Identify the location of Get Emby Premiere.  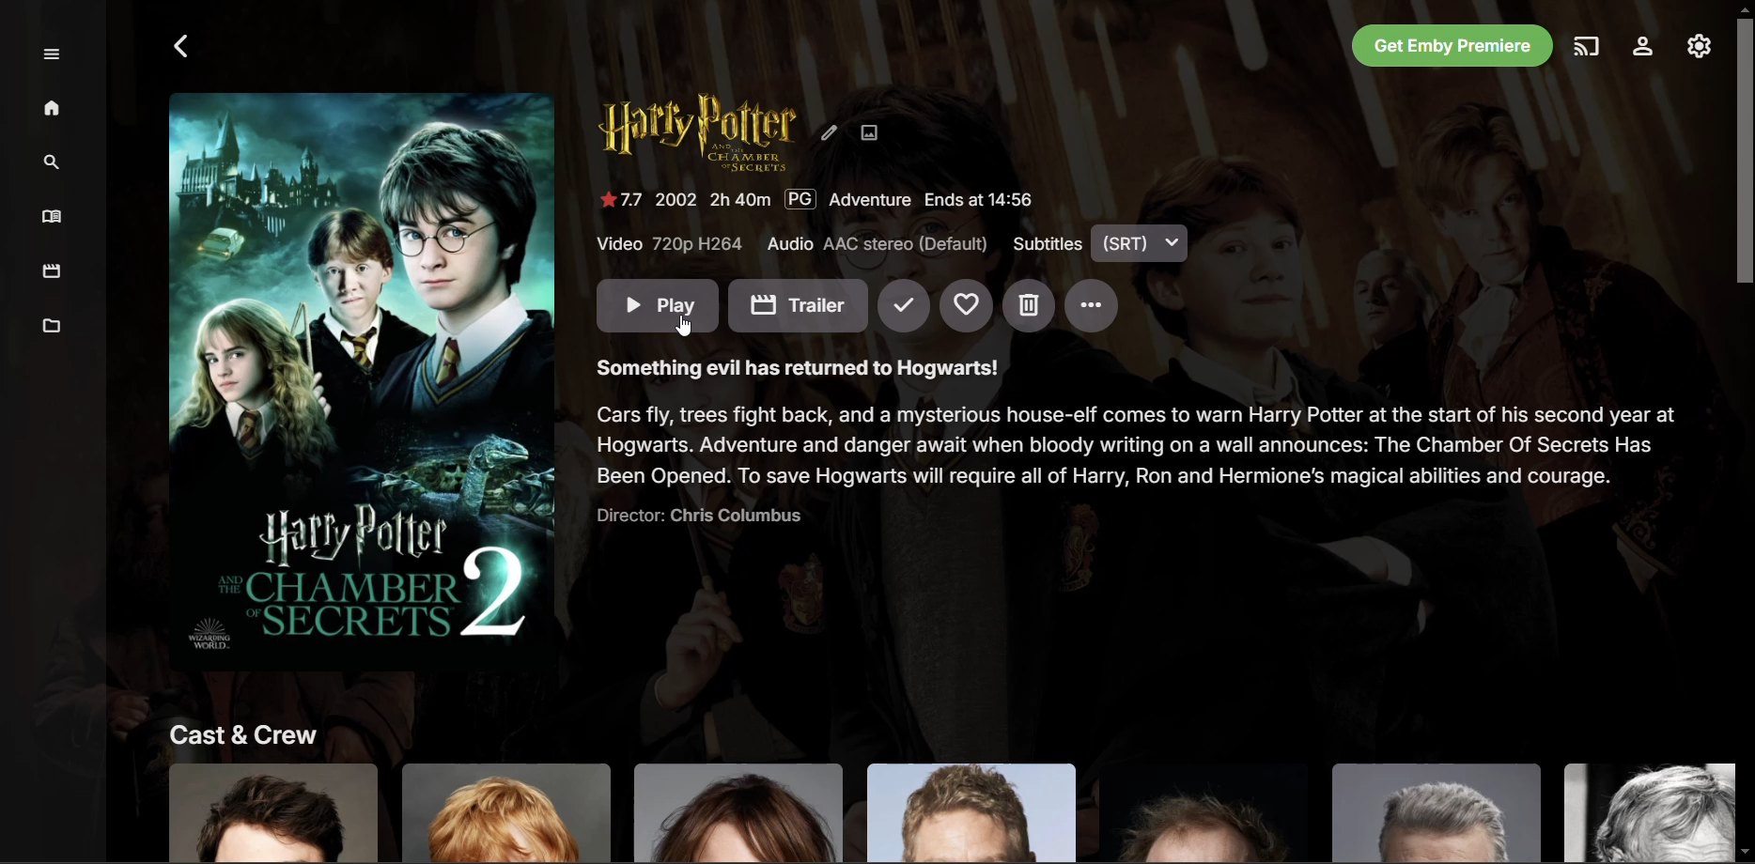
(1452, 47).